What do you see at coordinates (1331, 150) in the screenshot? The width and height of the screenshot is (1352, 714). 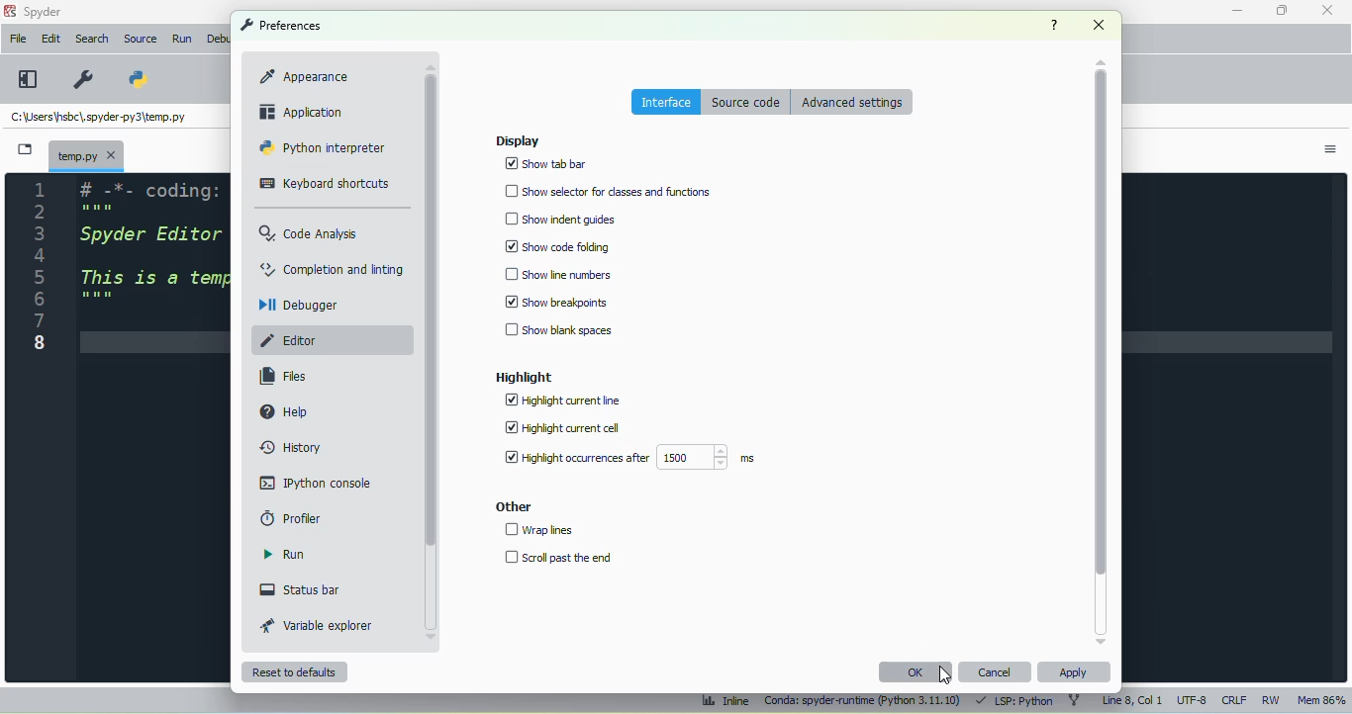 I see `options` at bounding box center [1331, 150].